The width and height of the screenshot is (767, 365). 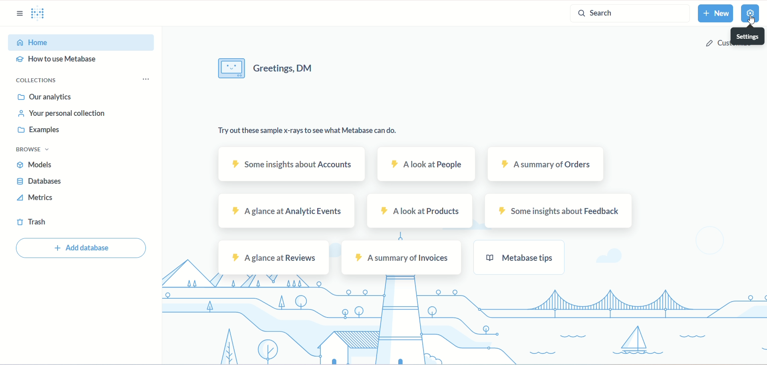 I want to click on models, so click(x=35, y=165).